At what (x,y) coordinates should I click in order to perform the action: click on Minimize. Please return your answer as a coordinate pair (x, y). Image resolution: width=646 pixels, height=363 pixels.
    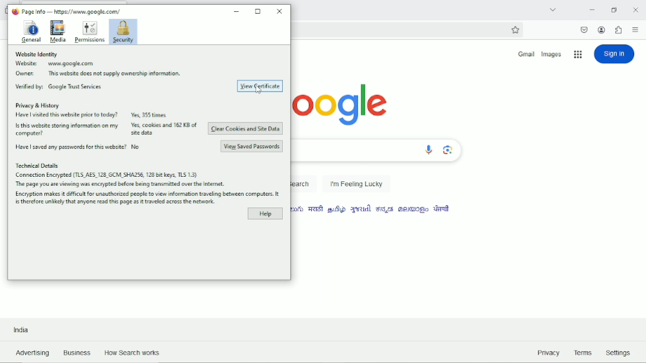
    Looking at the image, I should click on (590, 9).